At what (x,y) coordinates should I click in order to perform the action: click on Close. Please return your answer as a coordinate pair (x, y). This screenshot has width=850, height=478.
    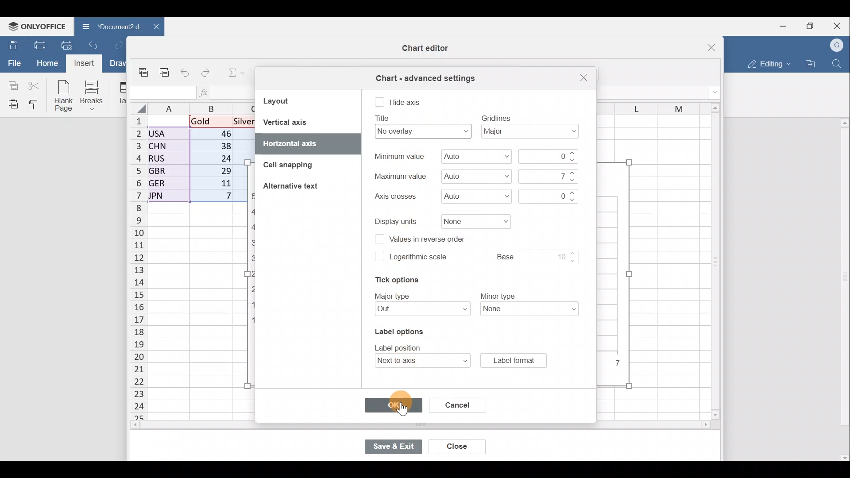
    Looking at the image, I should click on (838, 24).